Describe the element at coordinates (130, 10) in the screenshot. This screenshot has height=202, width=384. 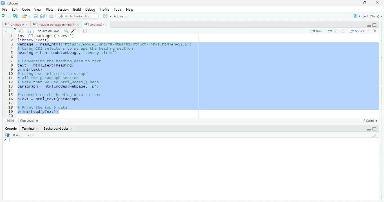
I see `Help` at that location.